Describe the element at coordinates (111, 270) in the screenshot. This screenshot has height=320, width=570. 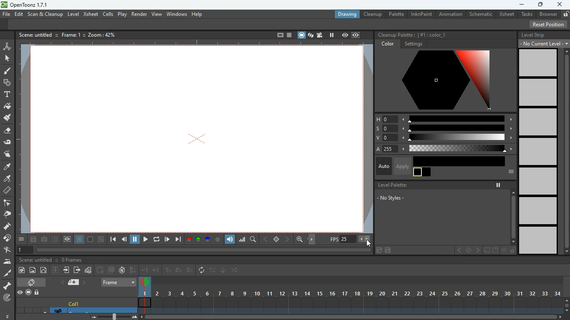
I see `multiscreen` at that location.